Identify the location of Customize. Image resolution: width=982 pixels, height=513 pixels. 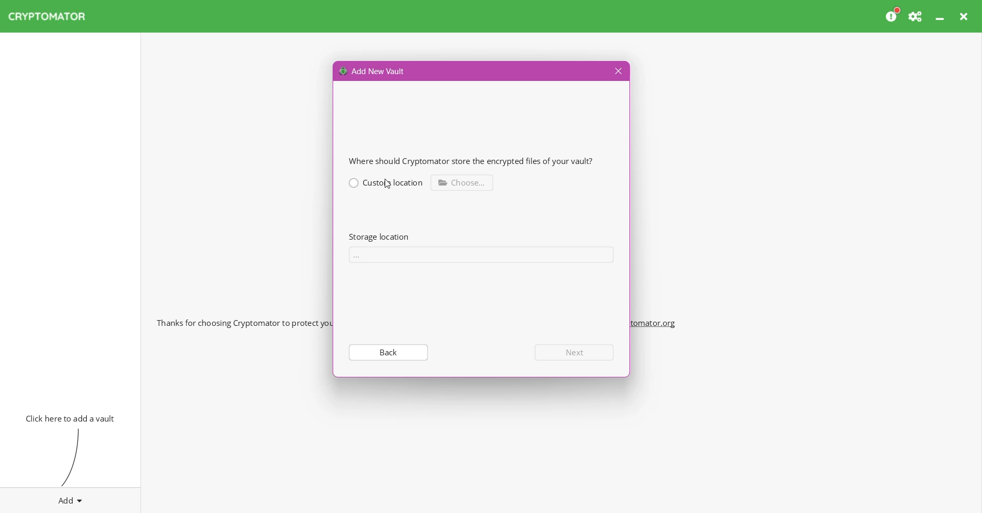
(463, 182).